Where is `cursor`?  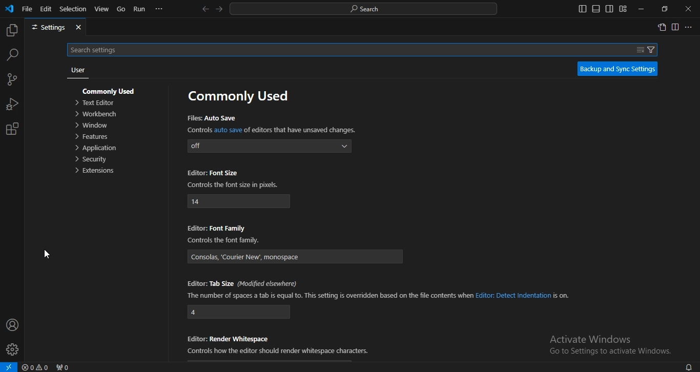
cursor is located at coordinates (46, 255).